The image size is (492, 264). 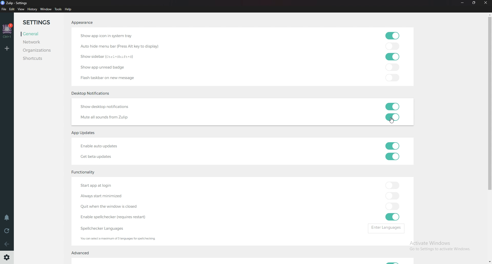 What do you see at coordinates (107, 67) in the screenshot?
I see `Show app unread badge` at bounding box center [107, 67].